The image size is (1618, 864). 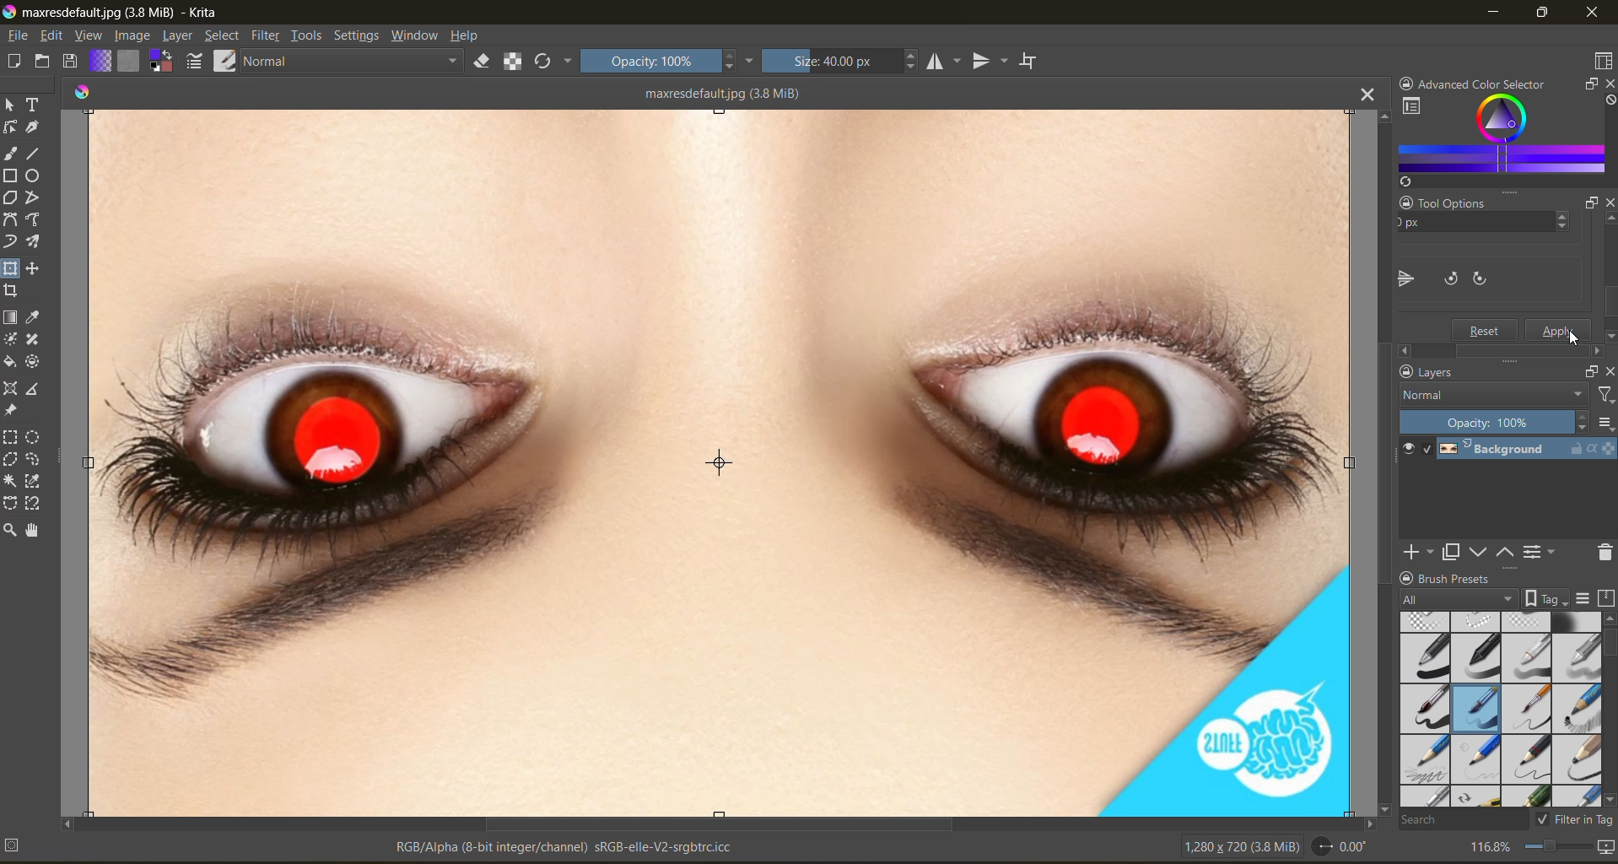 What do you see at coordinates (224, 35) in the screenshot?
I see `select` at bounding box center [224, 35].